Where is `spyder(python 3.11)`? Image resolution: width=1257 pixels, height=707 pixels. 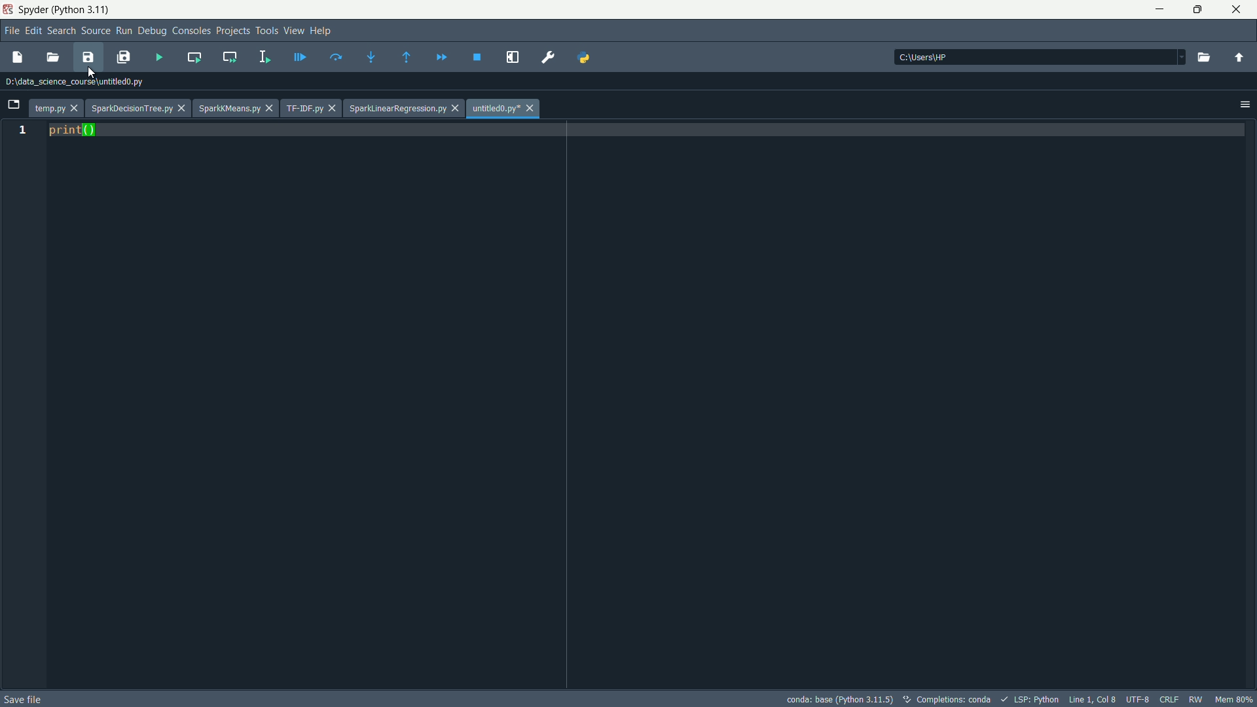
spyder(python 3.11) is located at coordinates (65, 10).